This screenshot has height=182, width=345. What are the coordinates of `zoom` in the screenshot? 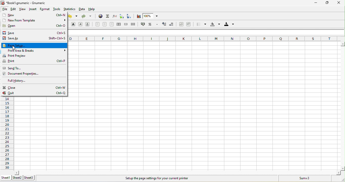 It's located at (152, 16).